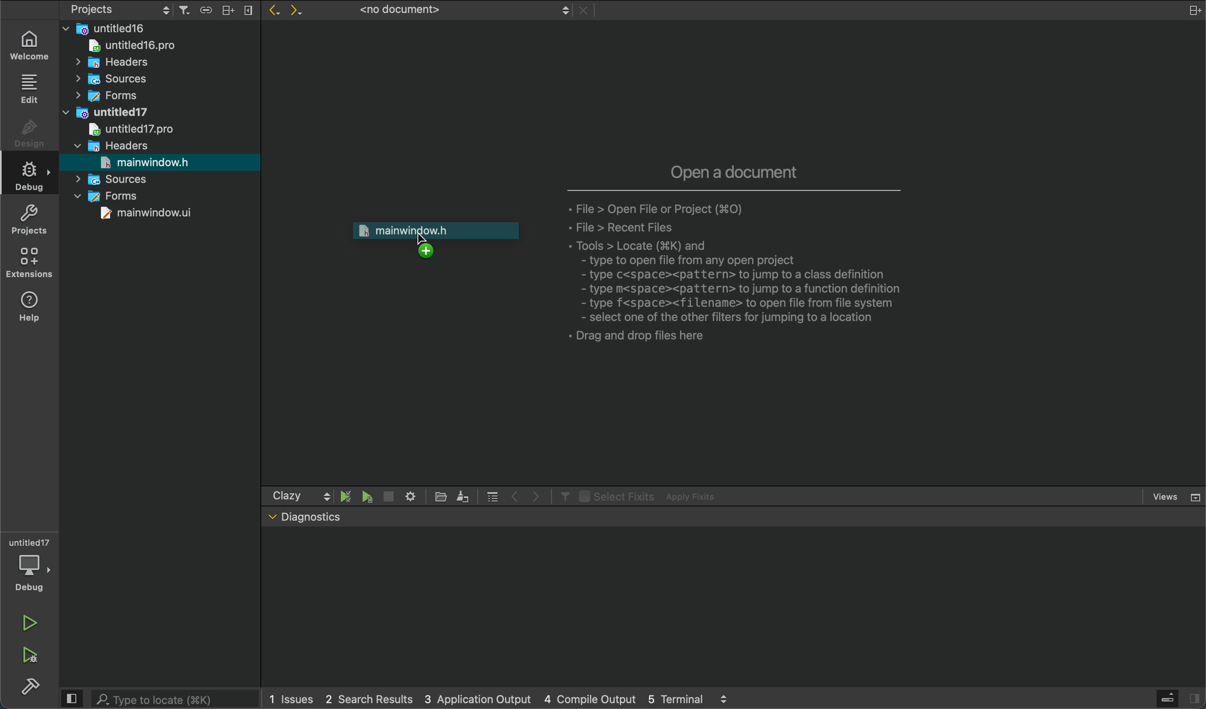  Describe the element at coordinates (148, 214) in the screenshot. I see `mainwindow.ui` at that location.